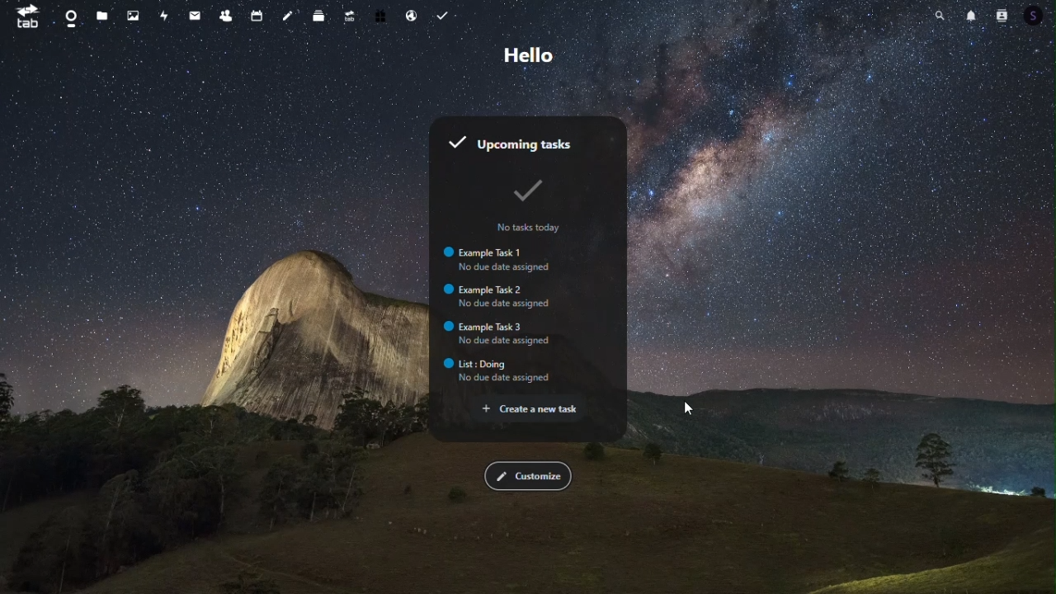 This screenshot has height=594, width=1056. What do you see at coordinates (497, 260) in the screenshot?
I see `Example Task 1` at bounding box center [497, 260].